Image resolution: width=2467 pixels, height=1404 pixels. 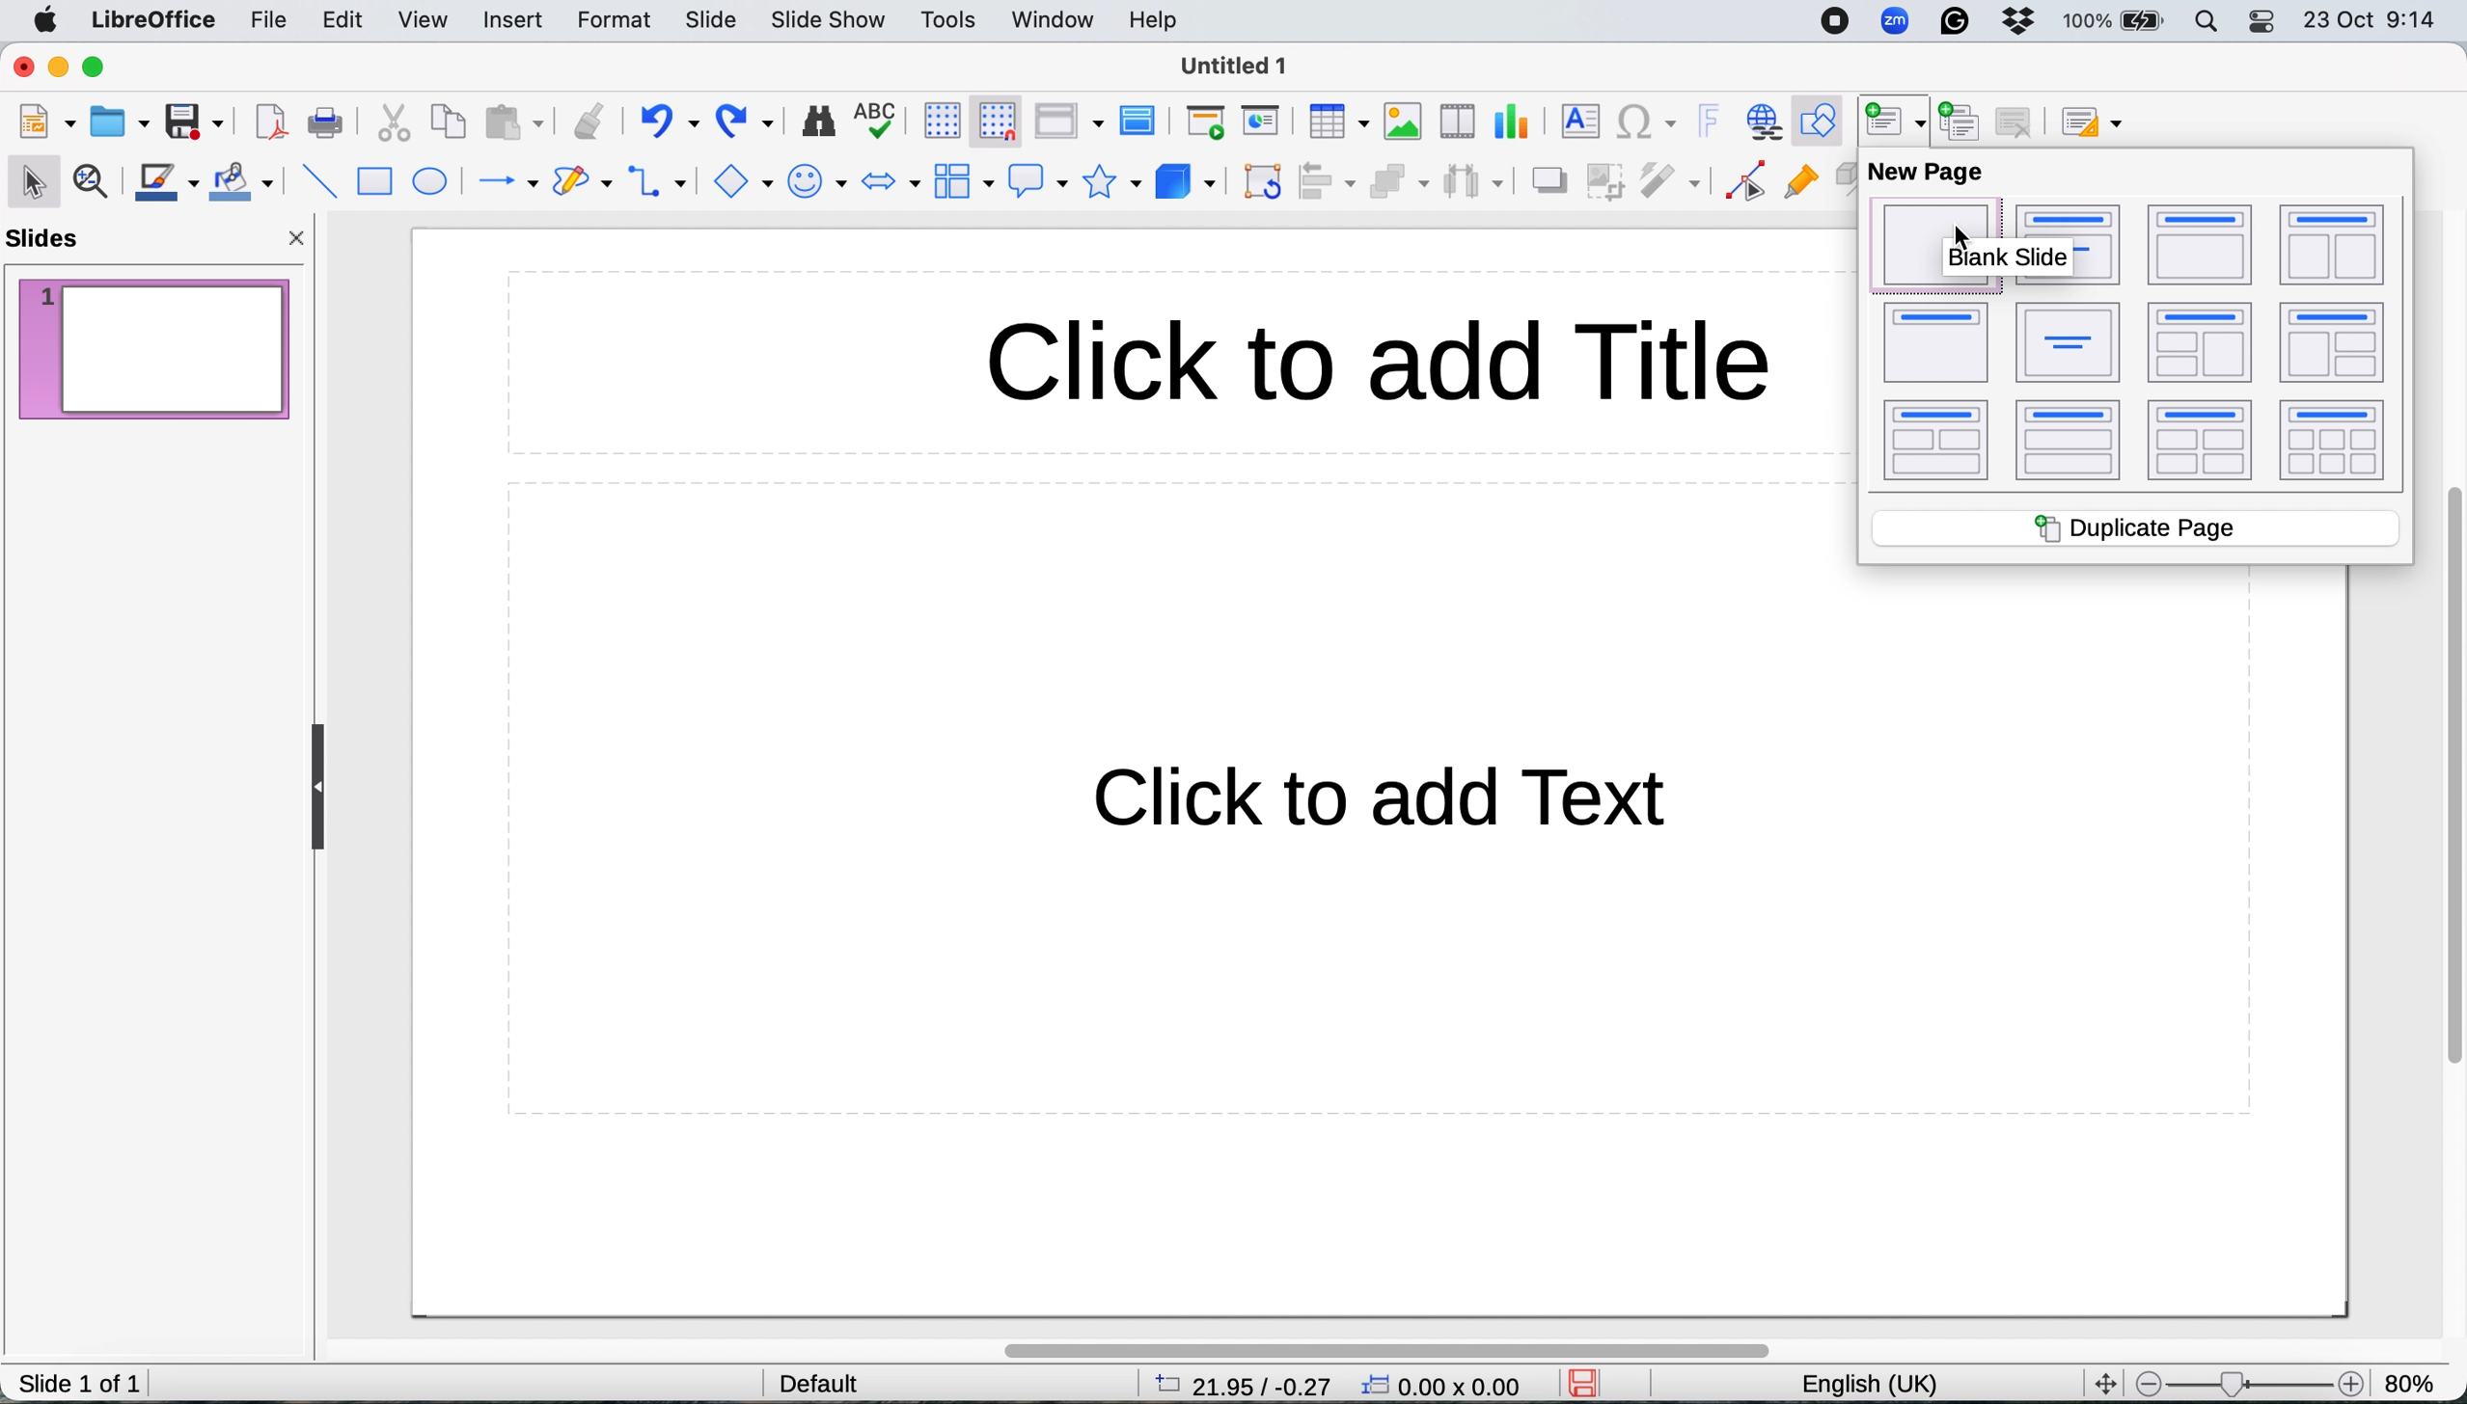 I want to click on fit screen, so click(x=2102, y=1380).